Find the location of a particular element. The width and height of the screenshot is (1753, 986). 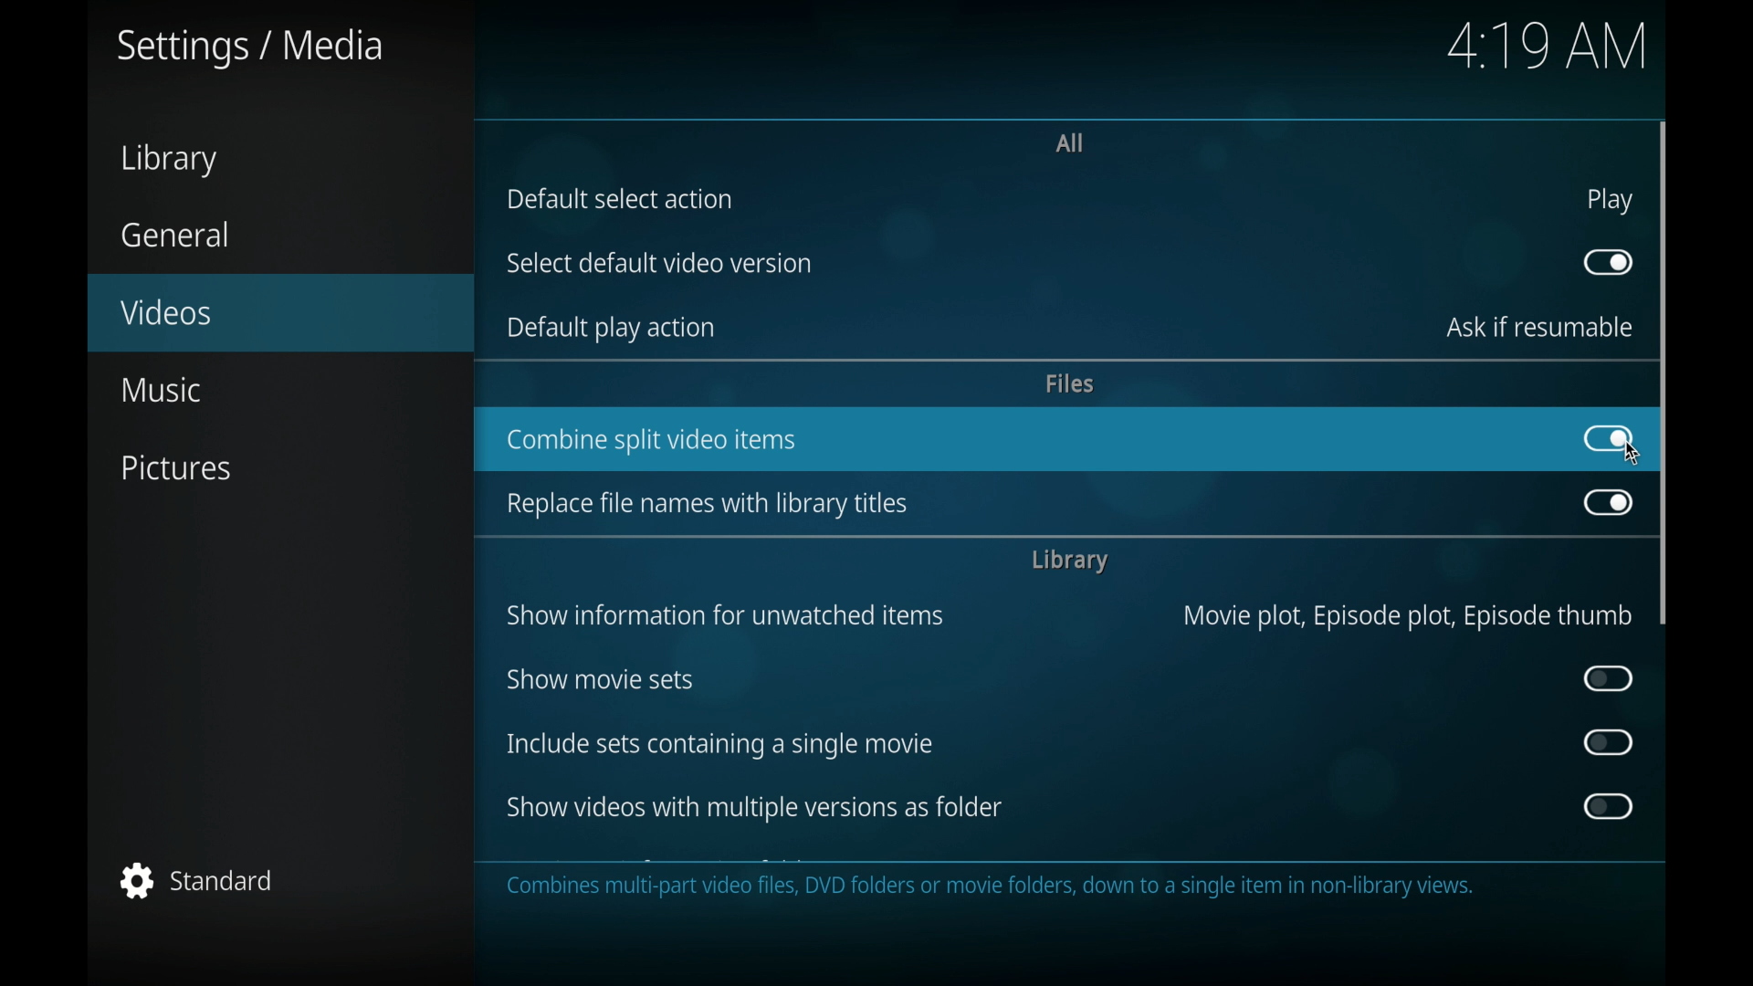

standard is located at coordinates (198, 878).